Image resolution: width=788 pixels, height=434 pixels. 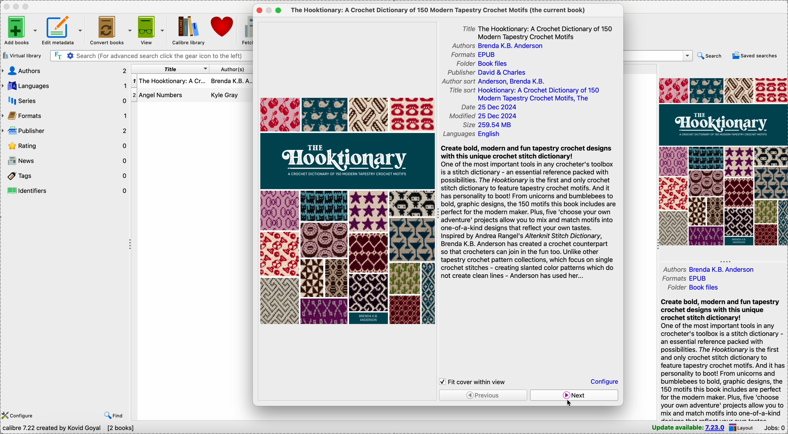 I want to click on size, so click(x=489, y=125).